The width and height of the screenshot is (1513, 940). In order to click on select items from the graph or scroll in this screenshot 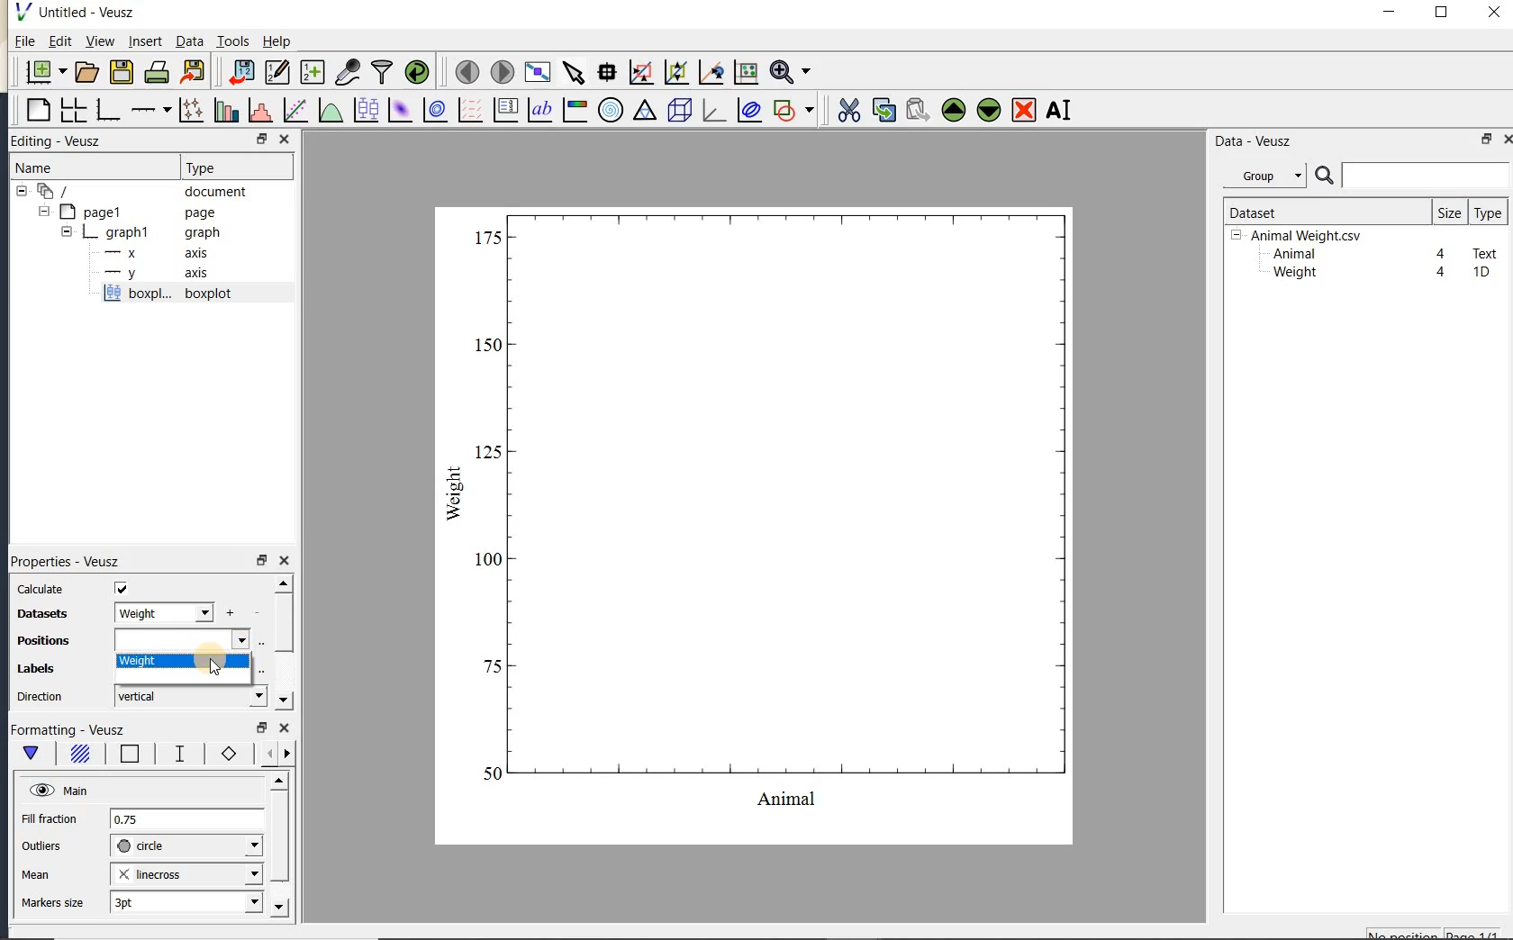, I will do `click(575, 73)`.